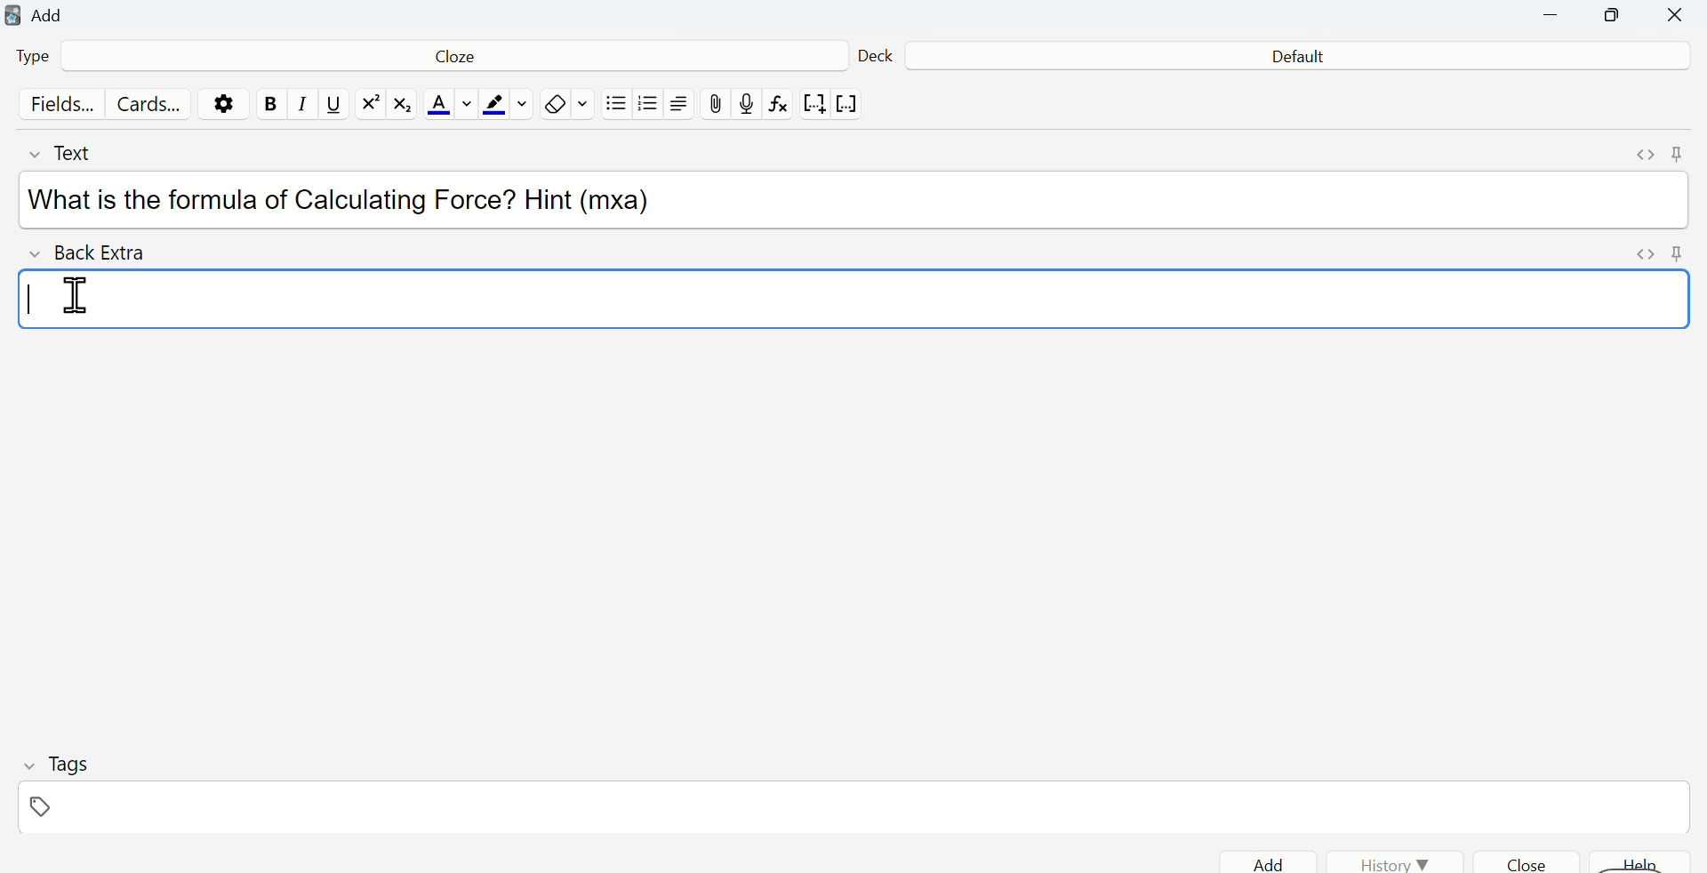  What do you see at coordinates (616, 108) in the screenshot?
I see `Bullet list` at bounding box center [616, 108].